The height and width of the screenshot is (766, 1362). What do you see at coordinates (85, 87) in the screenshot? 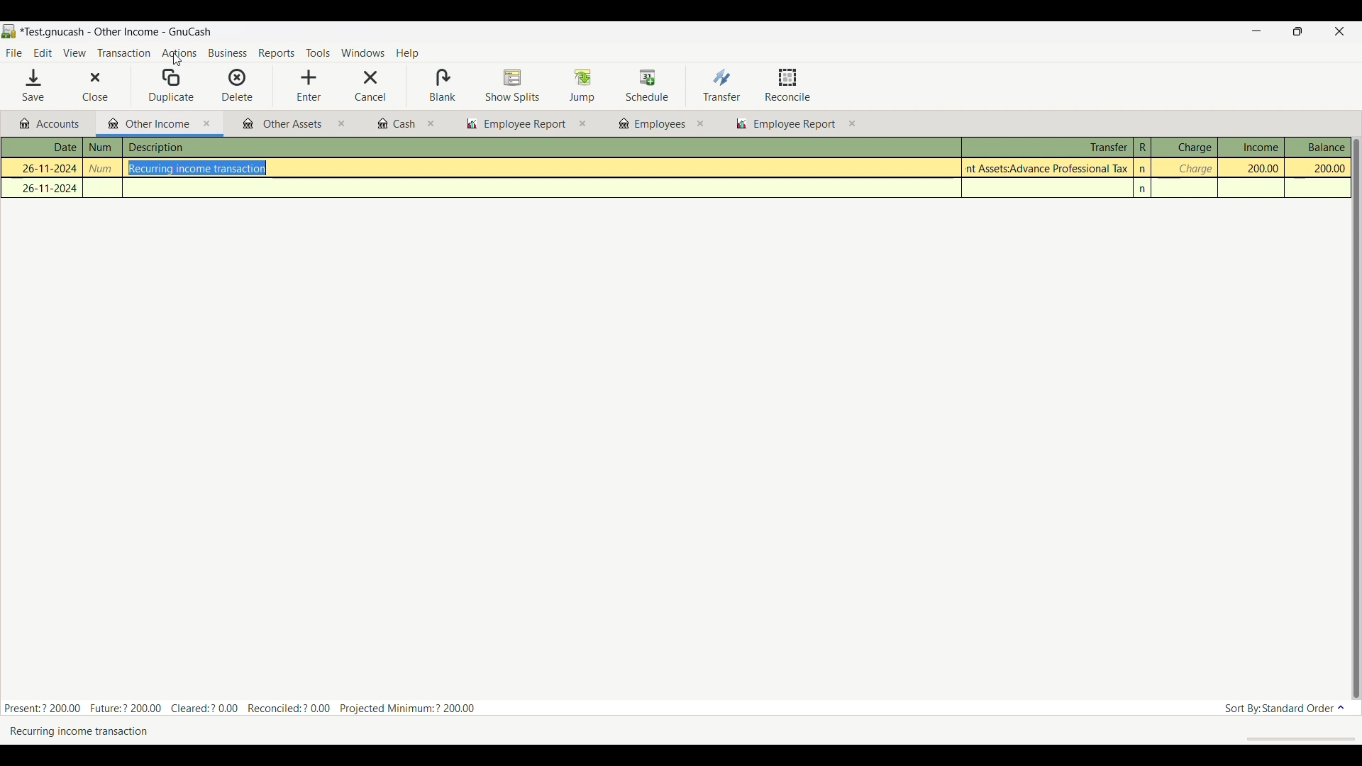
I see `Close` at bounding box center [85, 87].